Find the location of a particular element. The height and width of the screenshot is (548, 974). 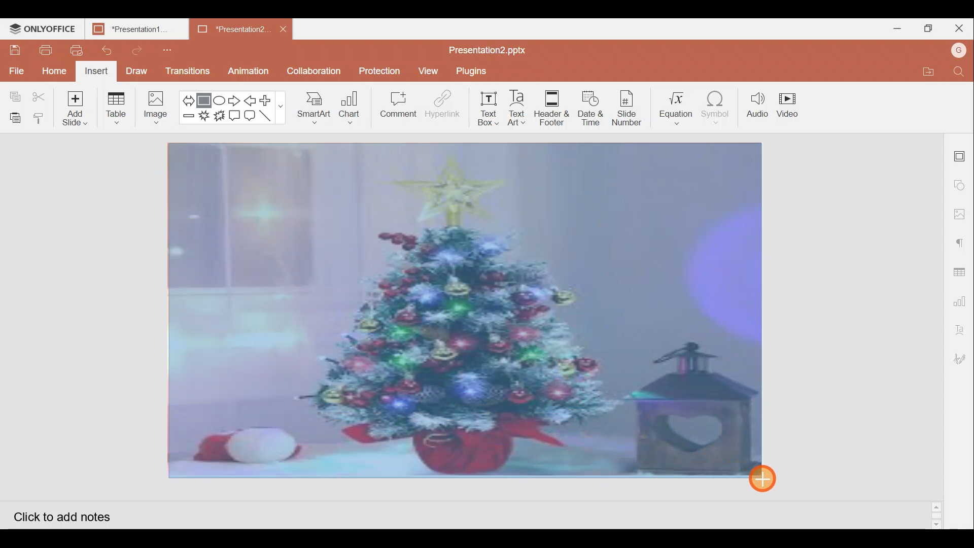

Cut is located at coordinates (41, 94).